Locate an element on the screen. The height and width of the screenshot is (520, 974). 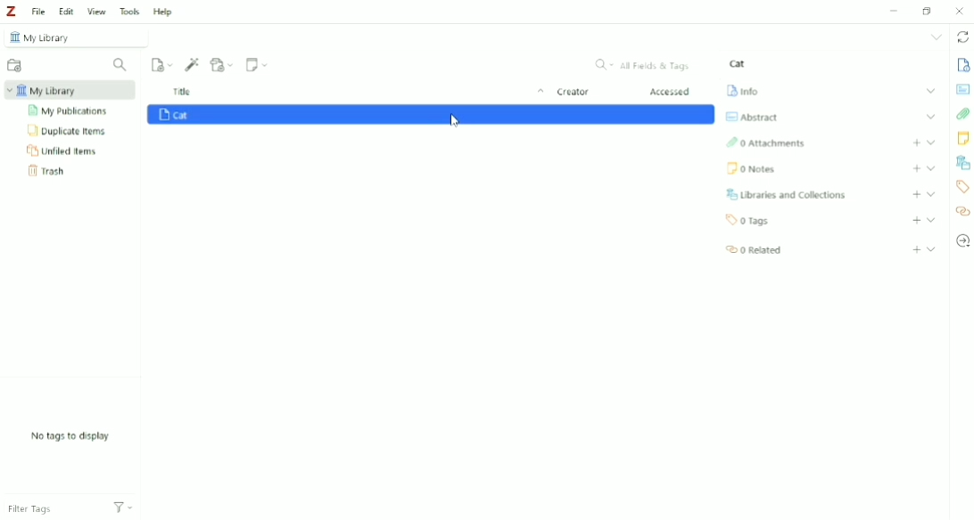
Add is located at coordinates (916, 194).